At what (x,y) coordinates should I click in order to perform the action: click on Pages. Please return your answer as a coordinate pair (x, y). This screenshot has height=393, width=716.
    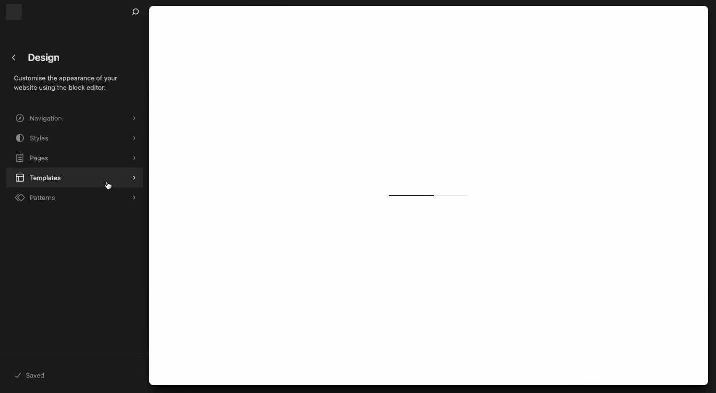
    Looking at the image, I should click on (76, 158).